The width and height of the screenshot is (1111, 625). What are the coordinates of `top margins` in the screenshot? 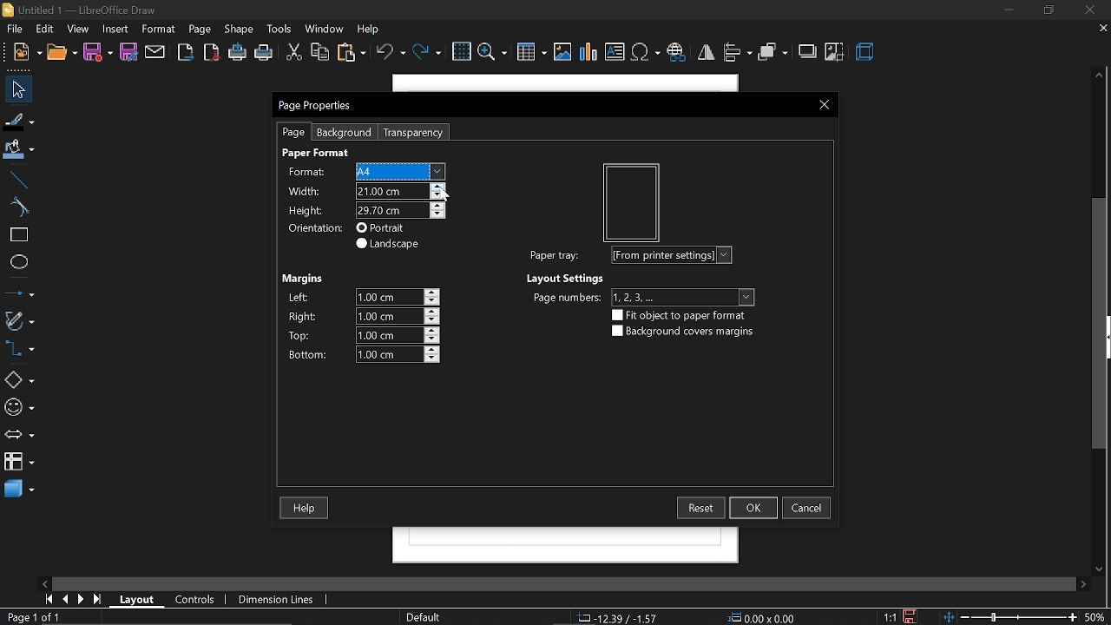 It's located at (304, 334).